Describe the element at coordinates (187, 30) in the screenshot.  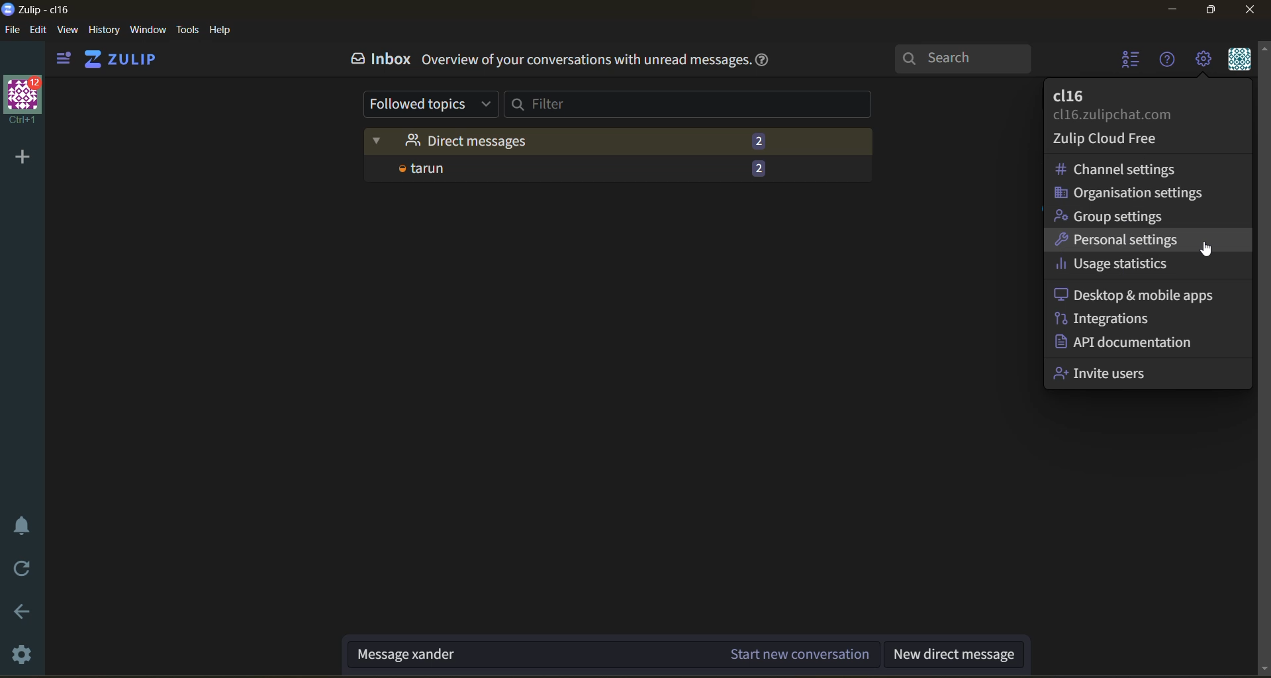
I see `tools` at that location.